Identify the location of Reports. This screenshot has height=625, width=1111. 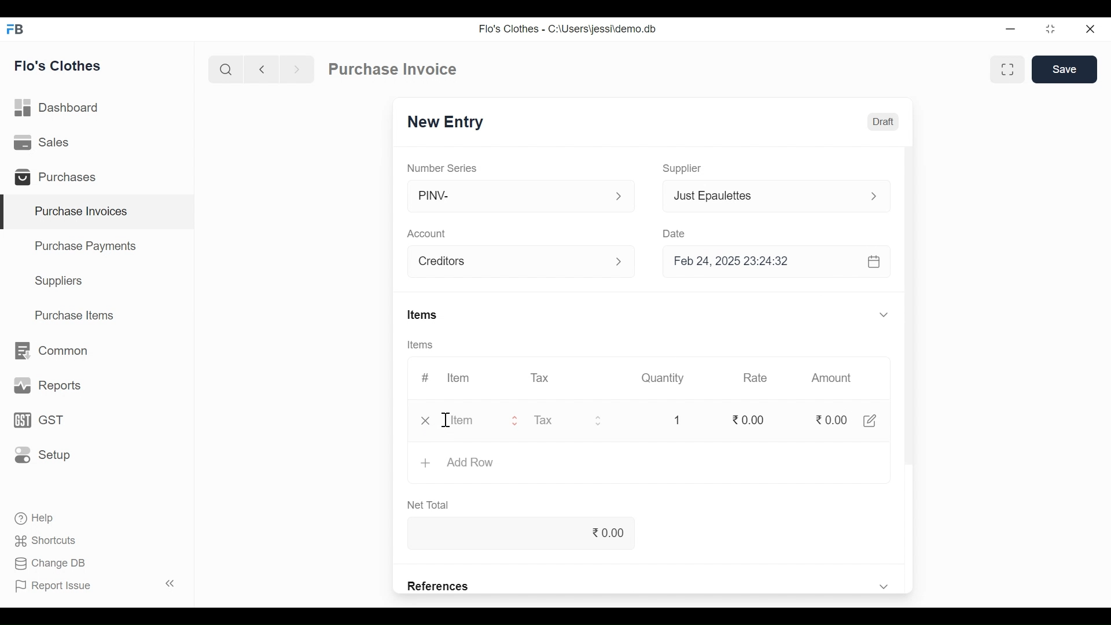
(45, 384).